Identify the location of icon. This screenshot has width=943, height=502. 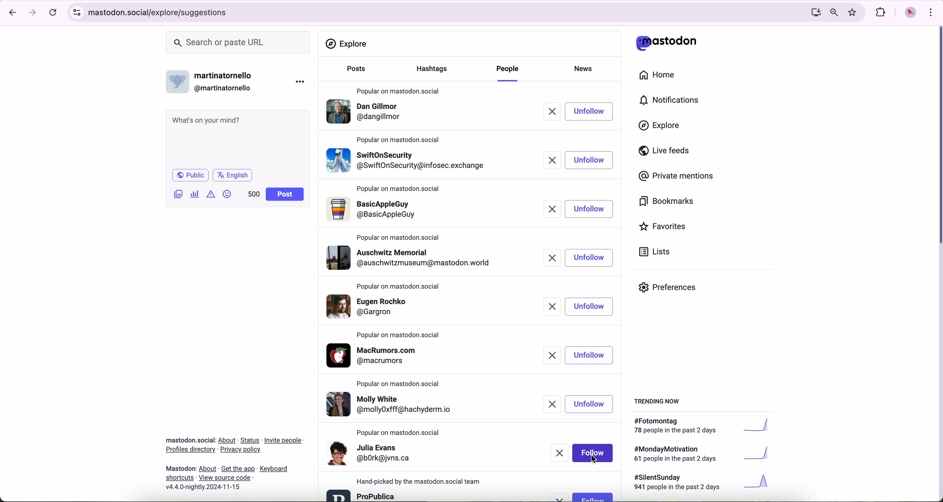
(212, 194).